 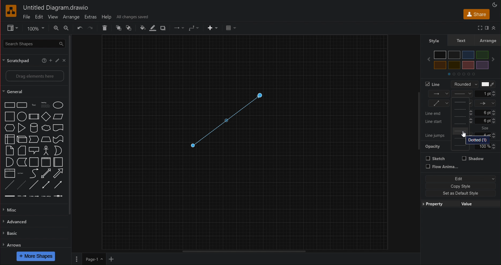 What do you see at coordinates (51, 60) in the screenshot?
I see `Add` at bounding box center [51, 60].